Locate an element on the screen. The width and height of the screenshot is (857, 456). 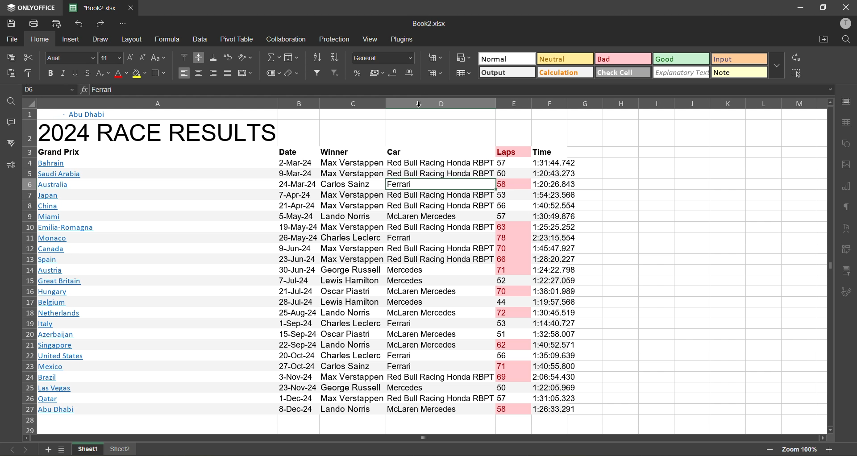
zoom in is located at coordinates (831, 450).